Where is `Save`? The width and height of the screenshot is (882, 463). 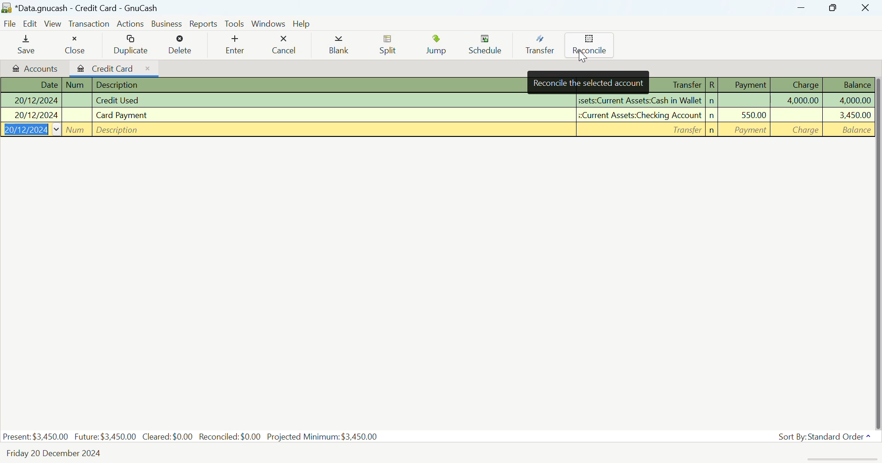 Save is located at coordinates (27, 45).